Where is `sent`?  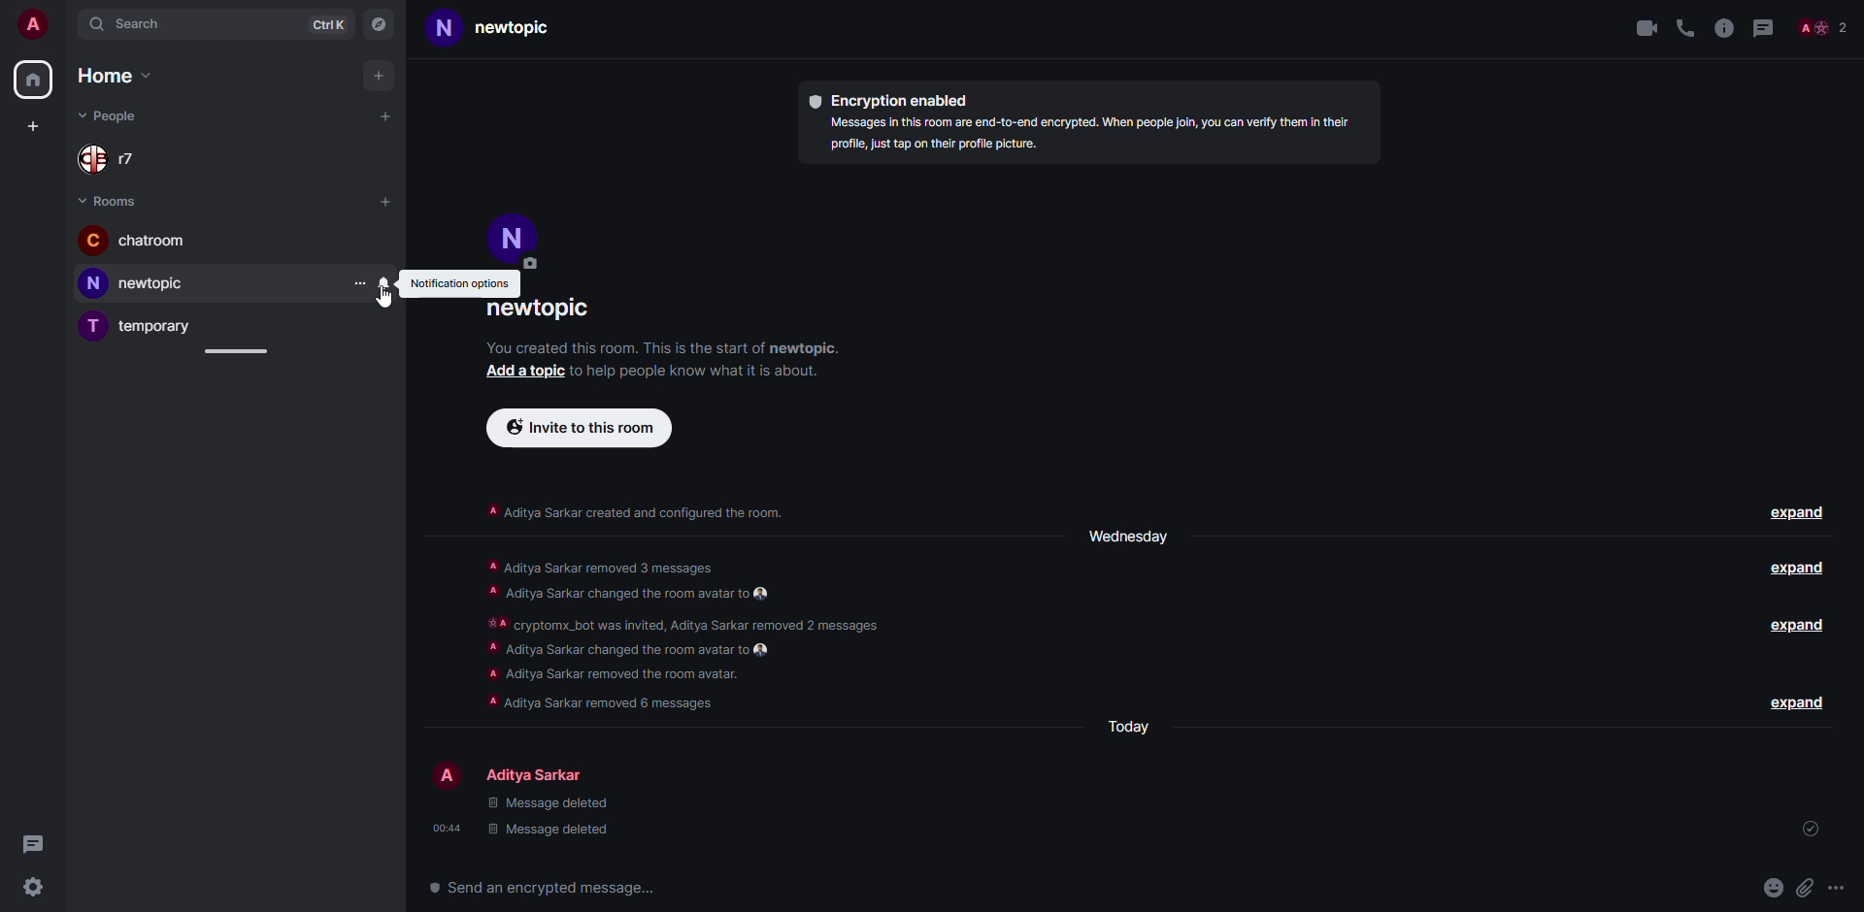 sent is located at coordinates (1813, 826).